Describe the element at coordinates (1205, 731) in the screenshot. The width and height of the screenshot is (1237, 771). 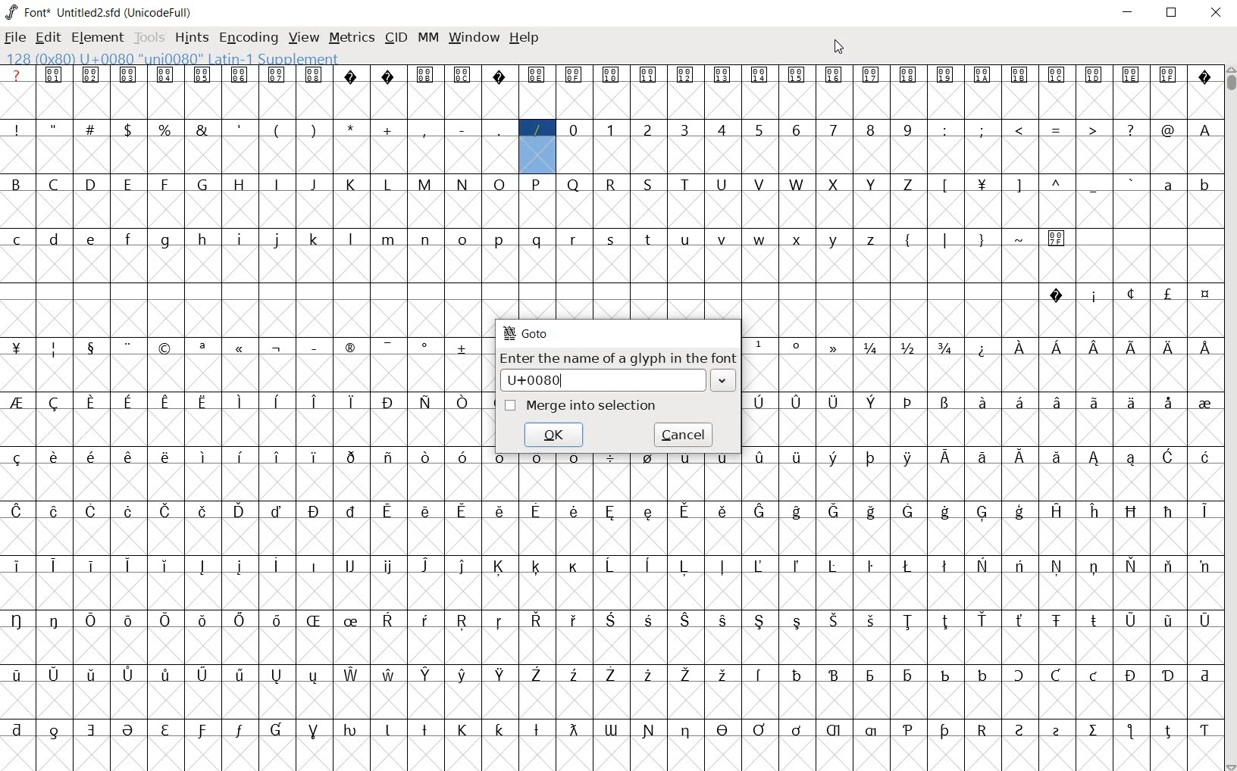
I see `glyph` at that location.